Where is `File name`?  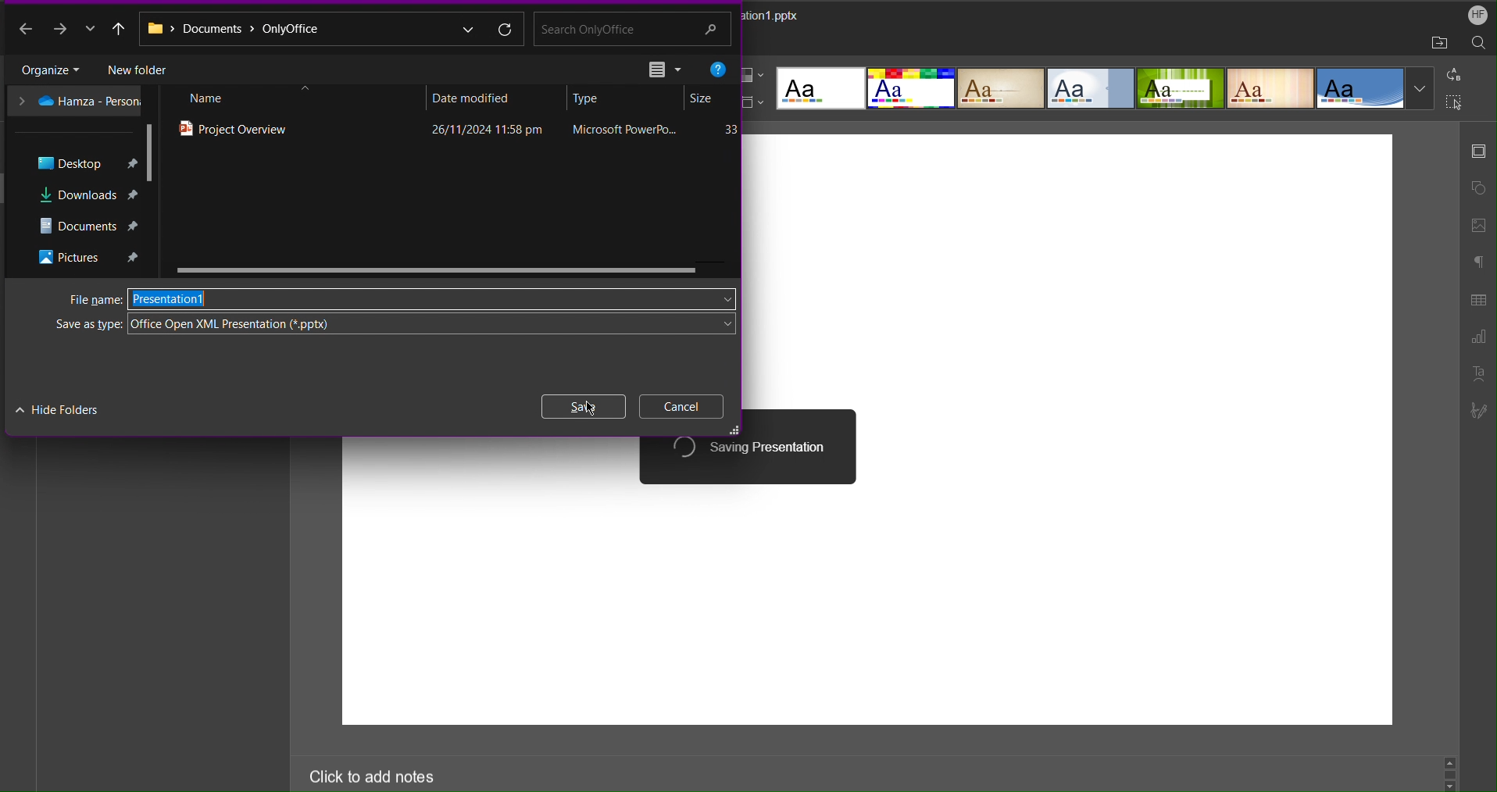 File name is located at coordinates (395, 298).